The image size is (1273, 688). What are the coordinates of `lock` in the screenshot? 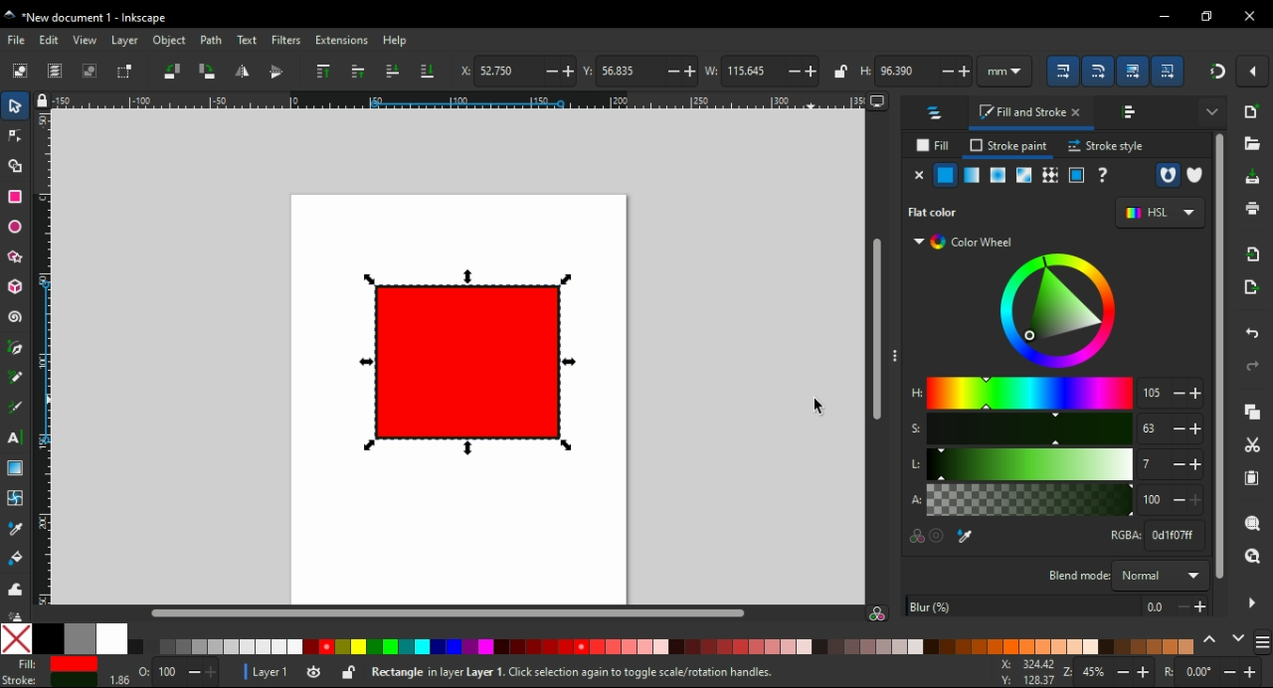 It's located at (348, 672).